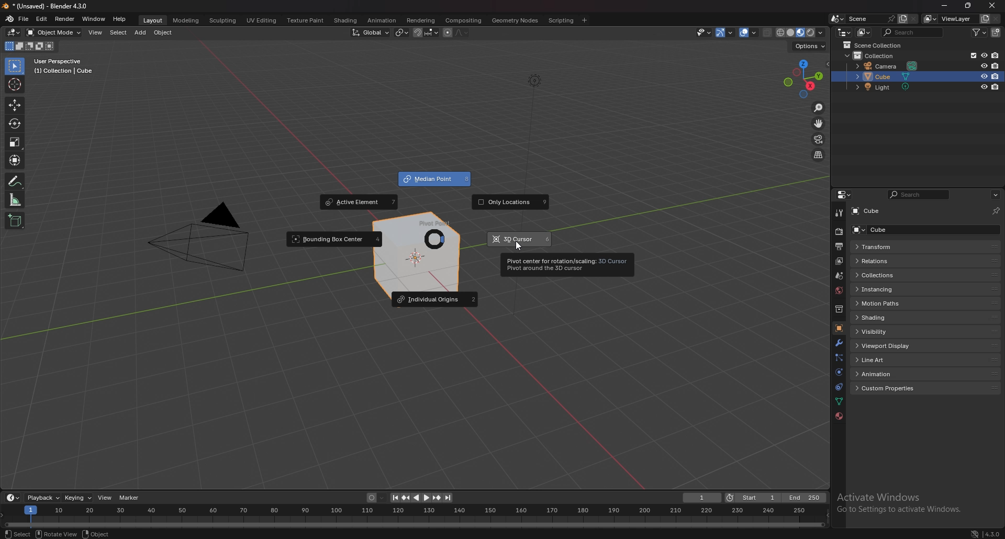  I want to click on options, so click(996, 195).